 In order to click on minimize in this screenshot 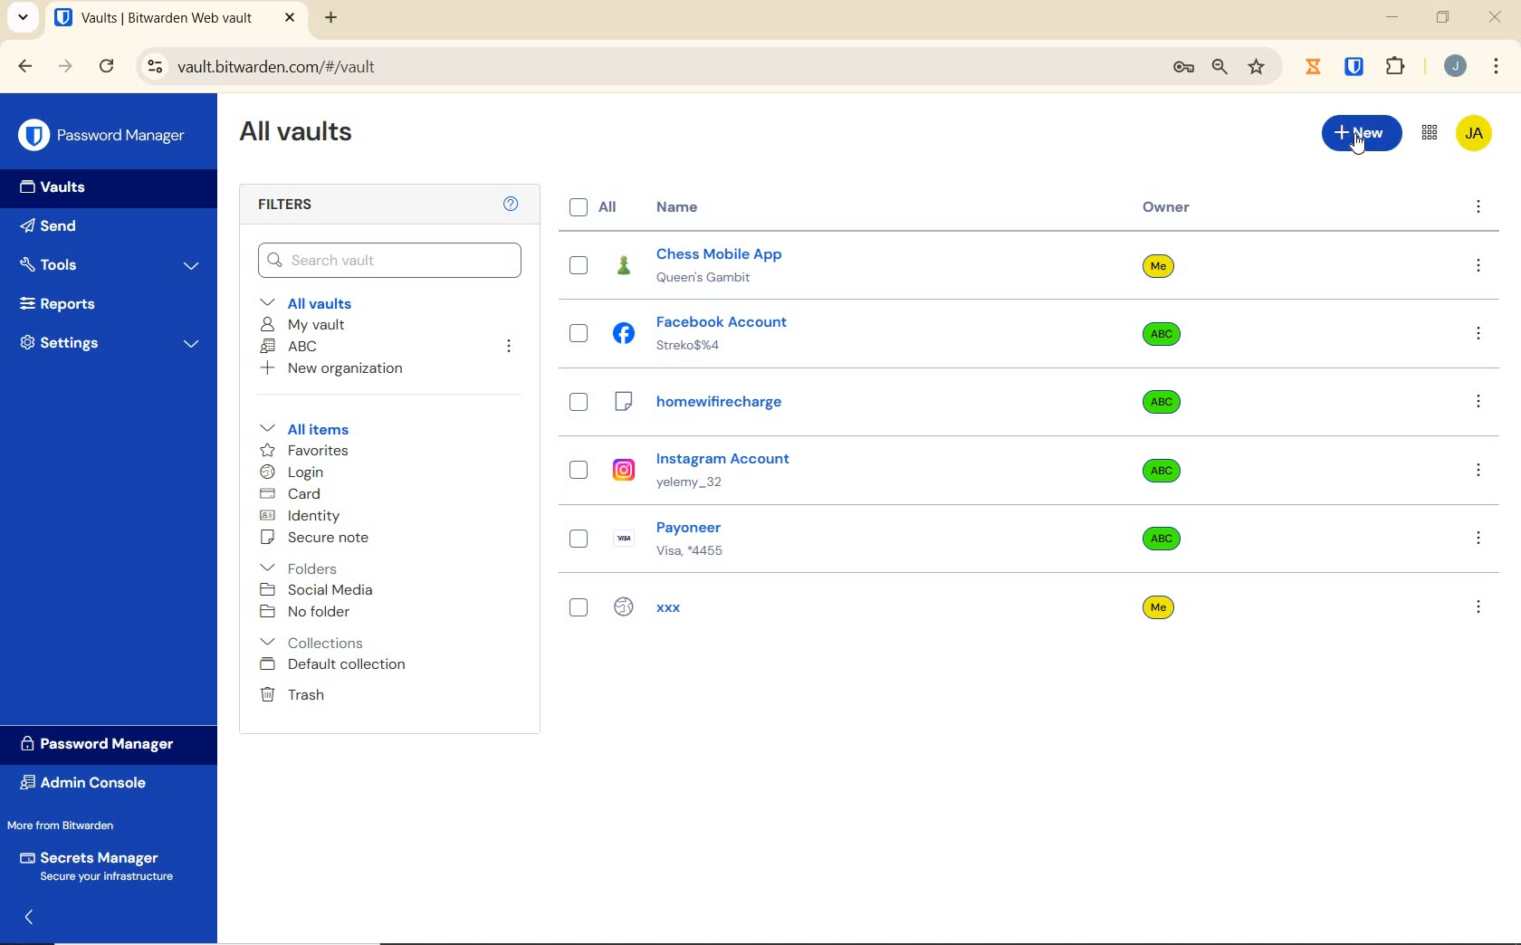, I will do `click(1394, 17)`.